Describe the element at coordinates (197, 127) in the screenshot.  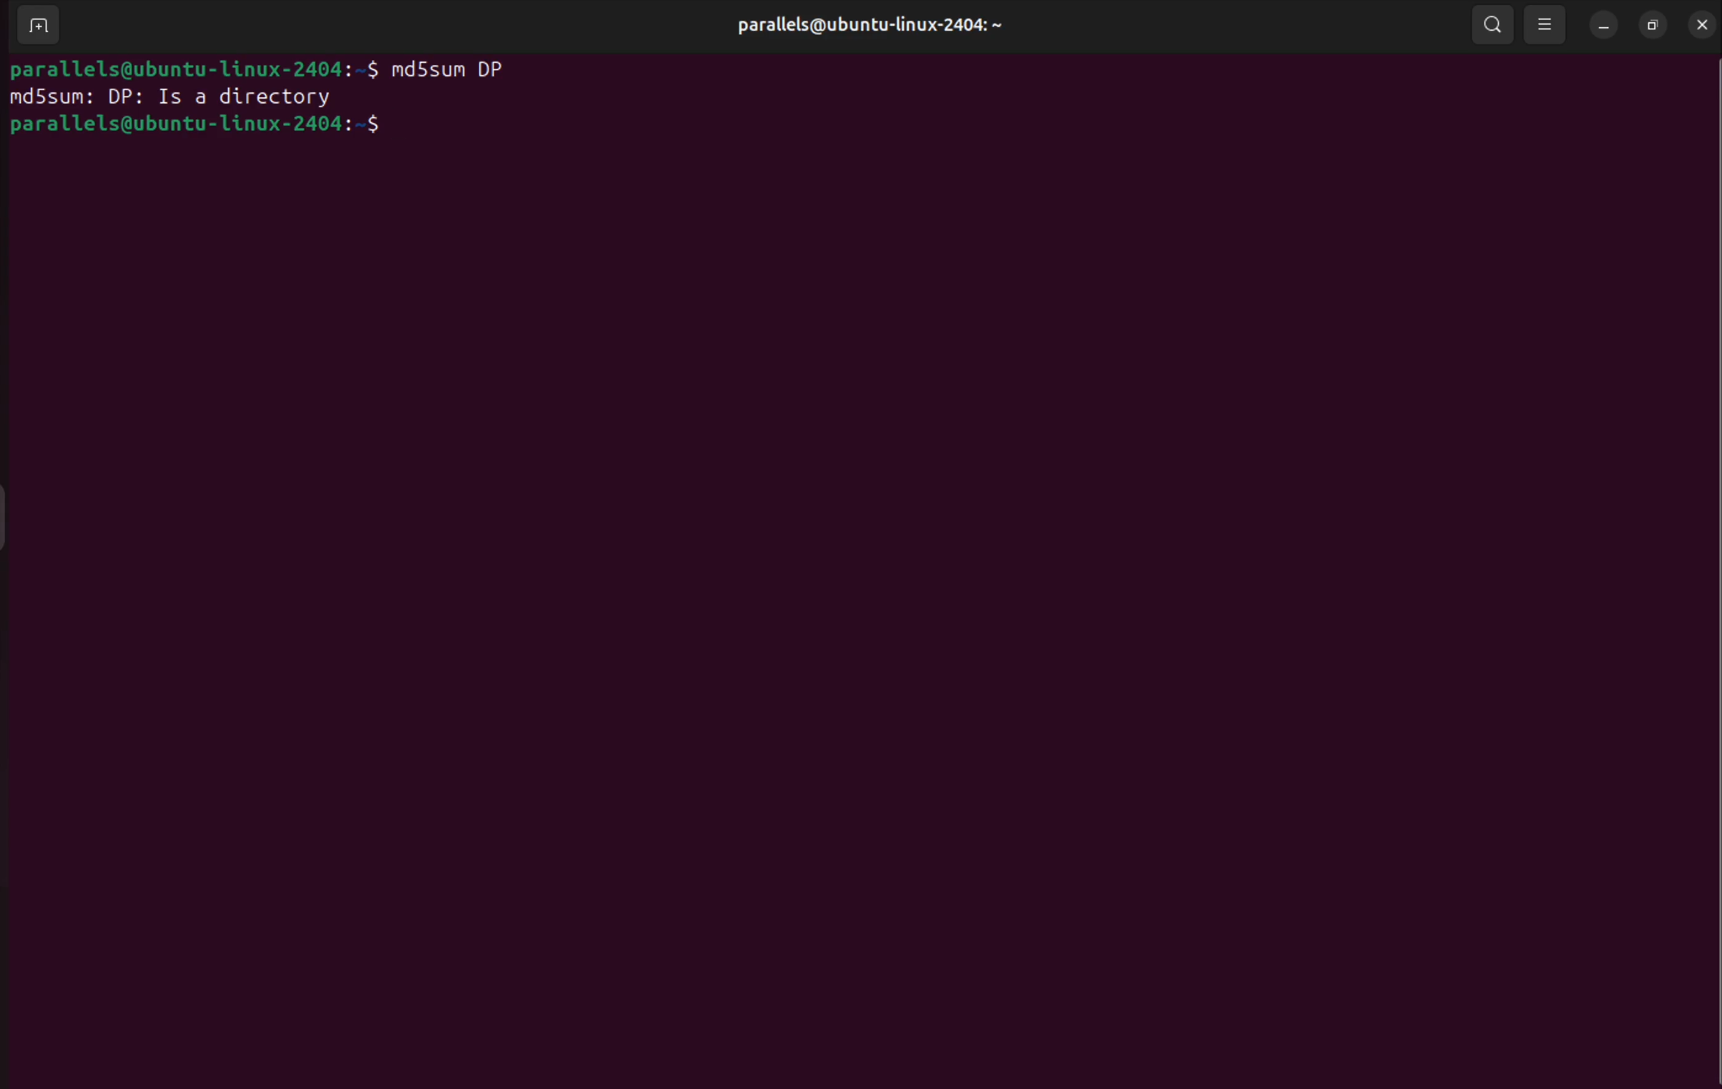
I see `bash prompt` at that location.